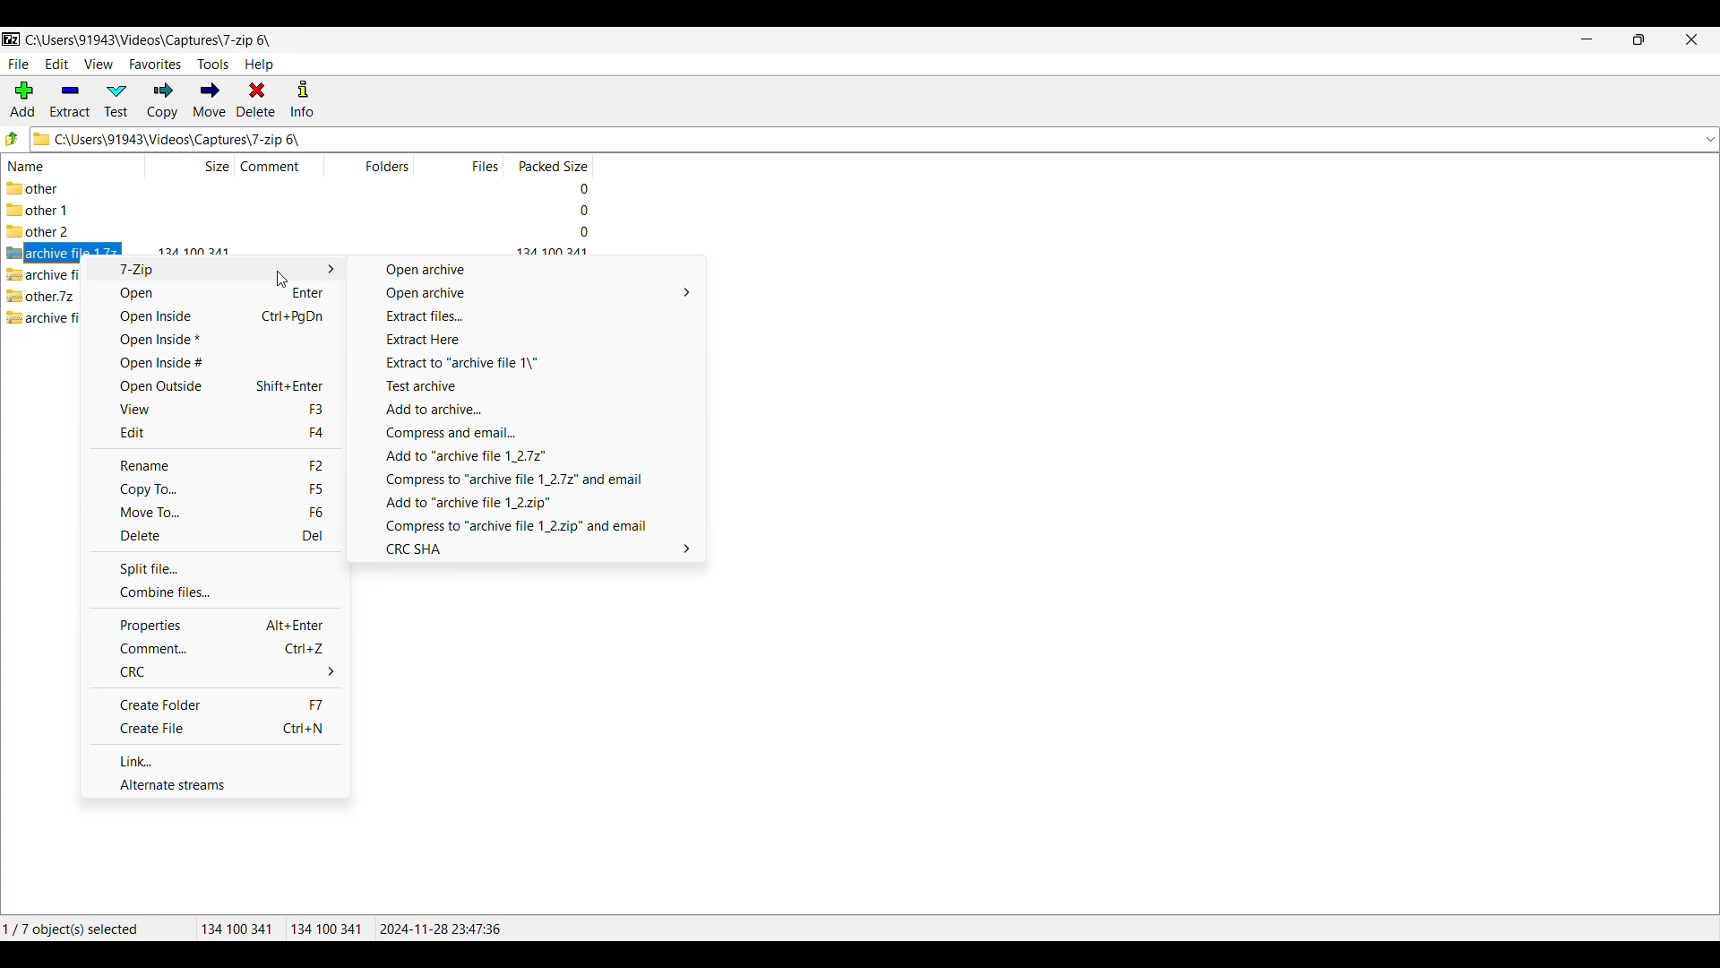  I want to click on Edit menu, so click(57, 64).